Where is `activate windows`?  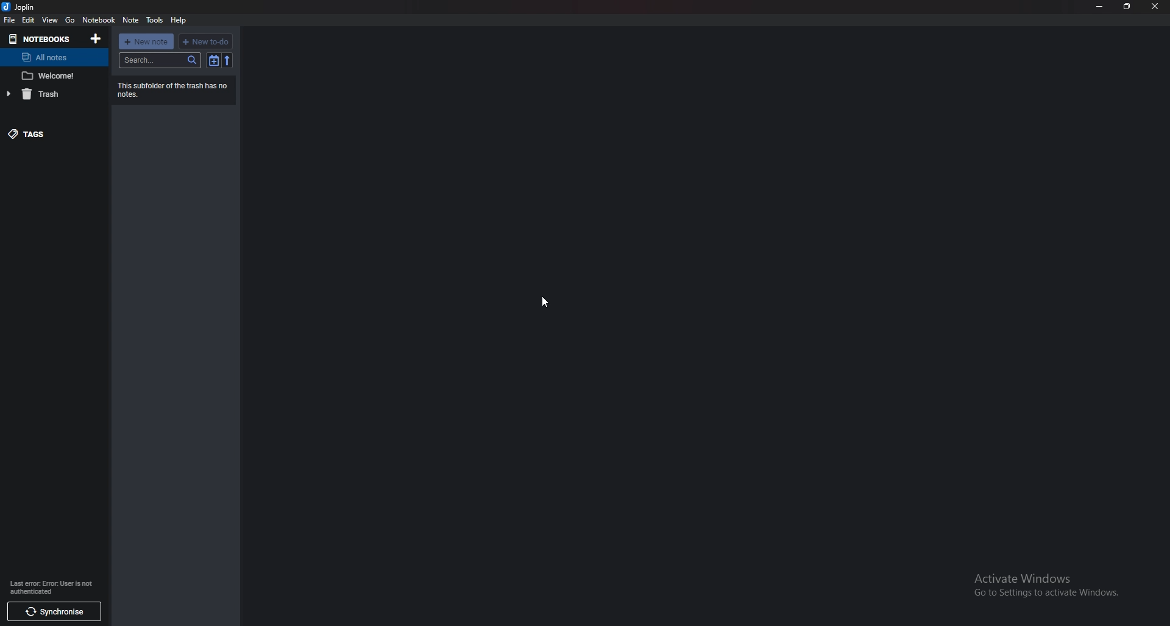 activate windows is located at coordinates (1046, 584).